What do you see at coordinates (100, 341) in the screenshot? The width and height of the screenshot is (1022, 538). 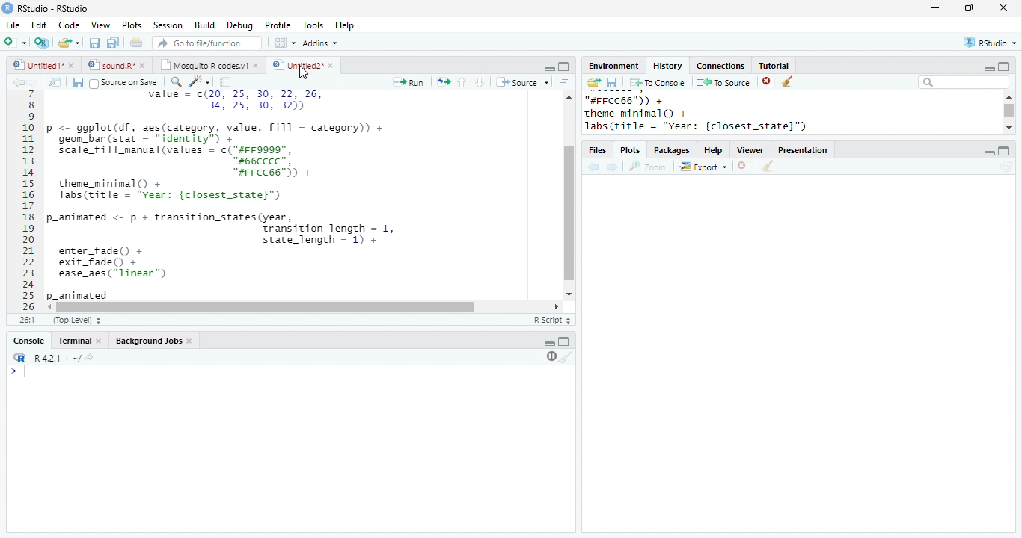 I see `close` at bounding box center [100, 341].